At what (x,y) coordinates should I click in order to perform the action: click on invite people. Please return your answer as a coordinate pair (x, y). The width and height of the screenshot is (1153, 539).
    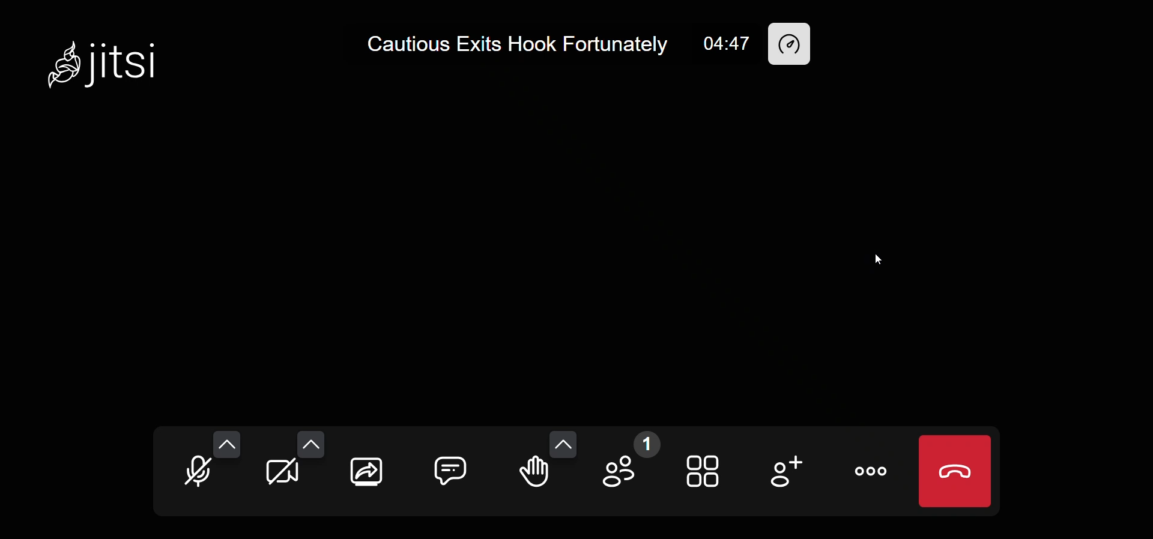
    Looking at the image, I should click on (782, 472).